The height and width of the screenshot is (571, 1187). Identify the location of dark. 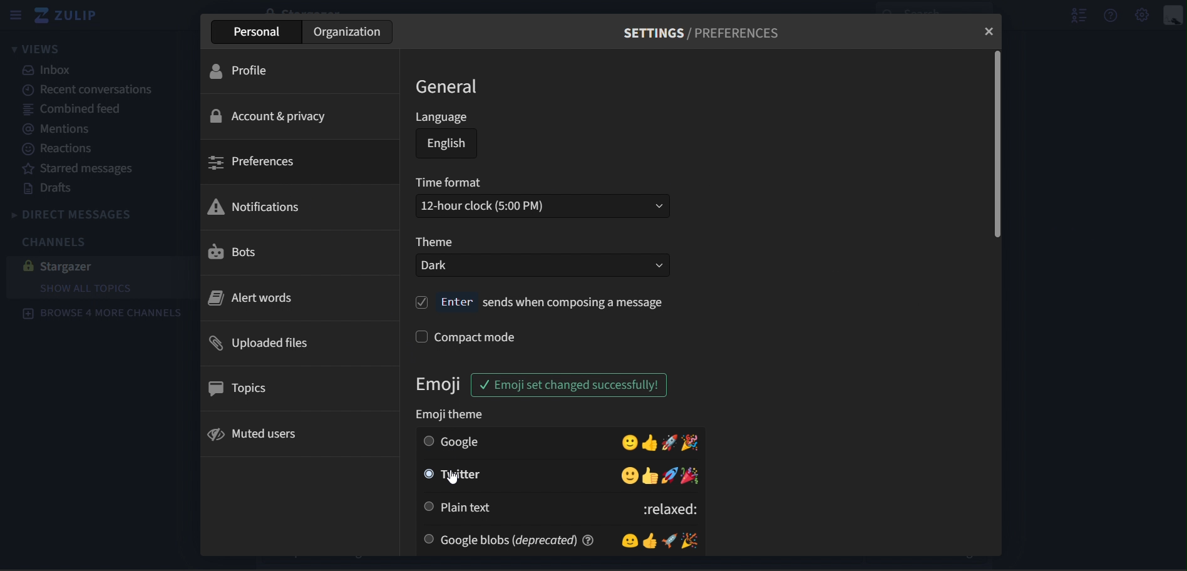
(542, 265).